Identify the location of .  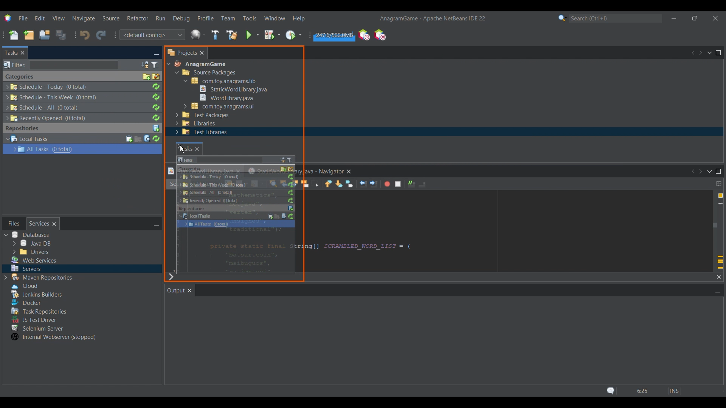
(220, 81).